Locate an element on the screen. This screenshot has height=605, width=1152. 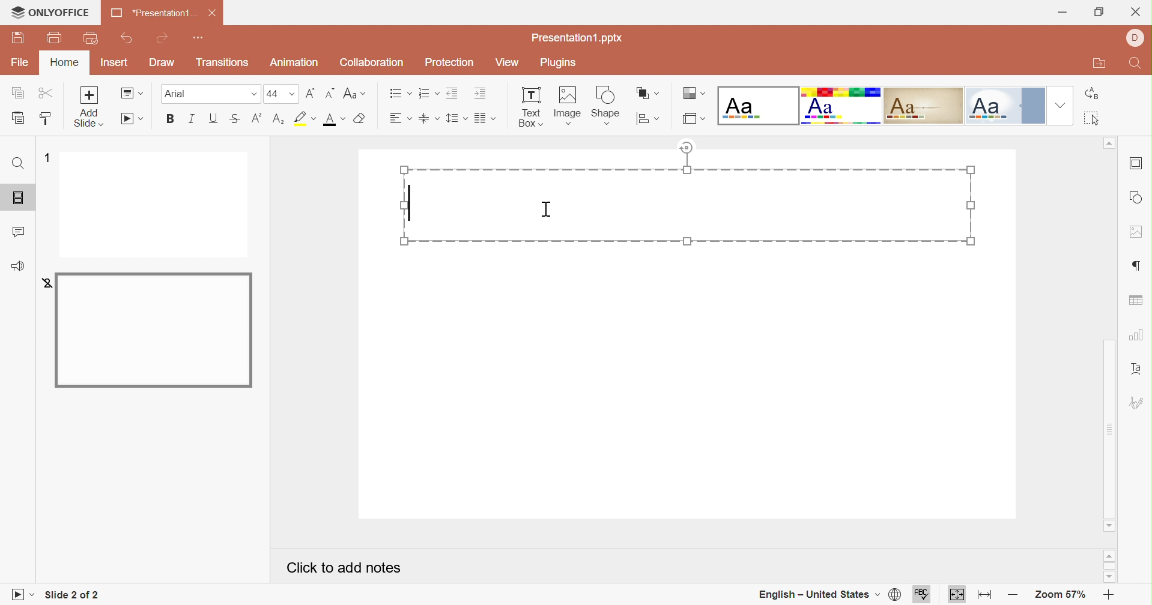
Line spacing is located at coordinates (456, 119).